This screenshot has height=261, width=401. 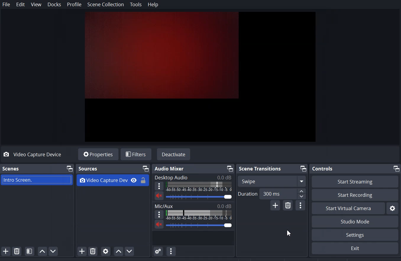 What do you see at coordinates (301, 205) in the screenshot?
I see `Transition Properties` at bounding box center [301, 205].